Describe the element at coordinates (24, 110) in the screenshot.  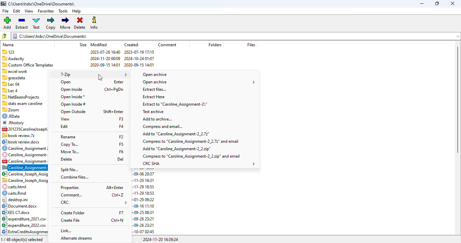
I see `| %0 Zoom 2022-01-20 10:44 2020-10-02 00:42` at that location.